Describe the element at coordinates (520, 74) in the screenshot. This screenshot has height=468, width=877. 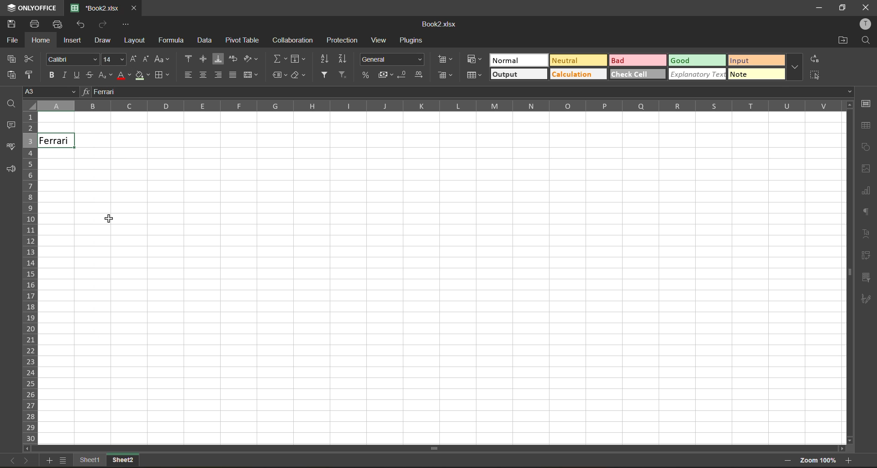
I see `output` at that location.